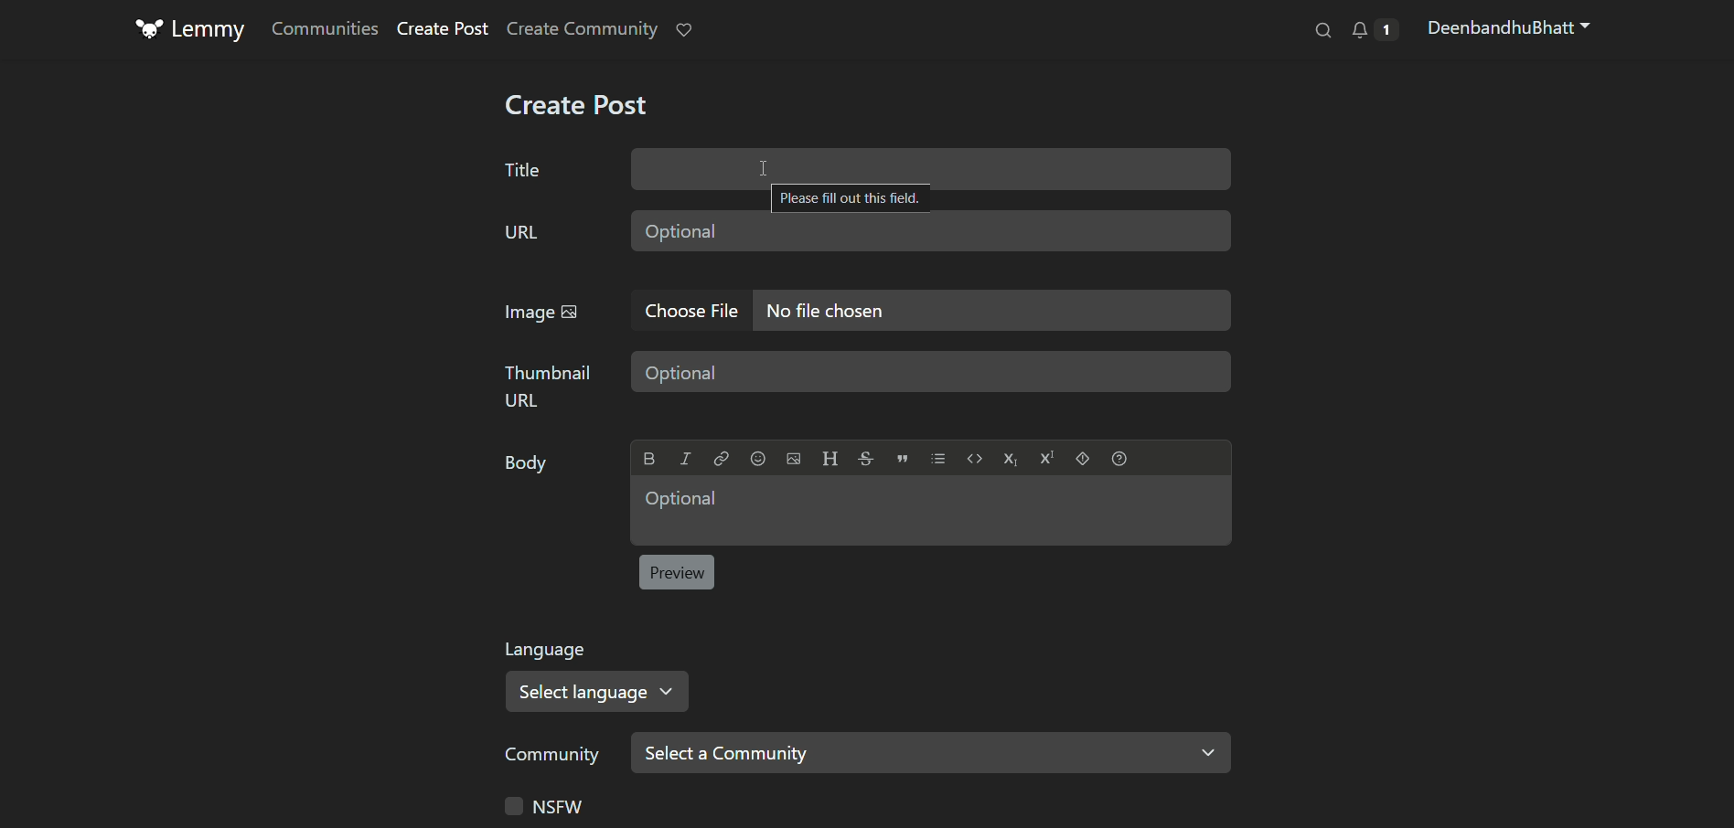 The width and height of the screenshot is (1734, 828). Describe the element at coordinates (1318, 33) in the screenshot. I see `find` at that location.